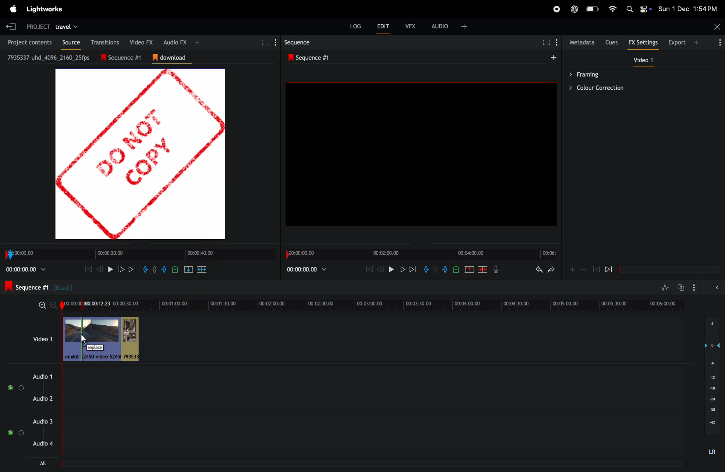 The image size is (725, 472). What do you see at coordinates (16, 433) in the screenshot?
I see `options` at bounding box center [16, 433].